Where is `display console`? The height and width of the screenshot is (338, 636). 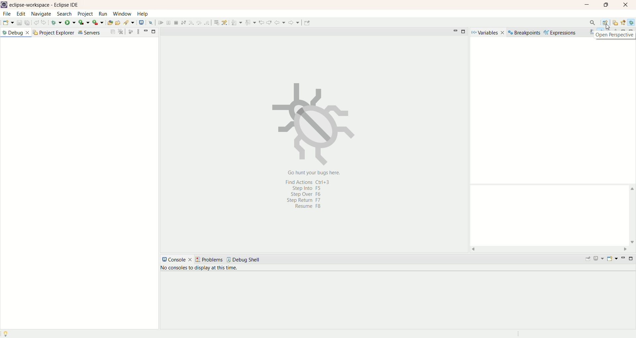 display console is located at coordinates (600, 258).